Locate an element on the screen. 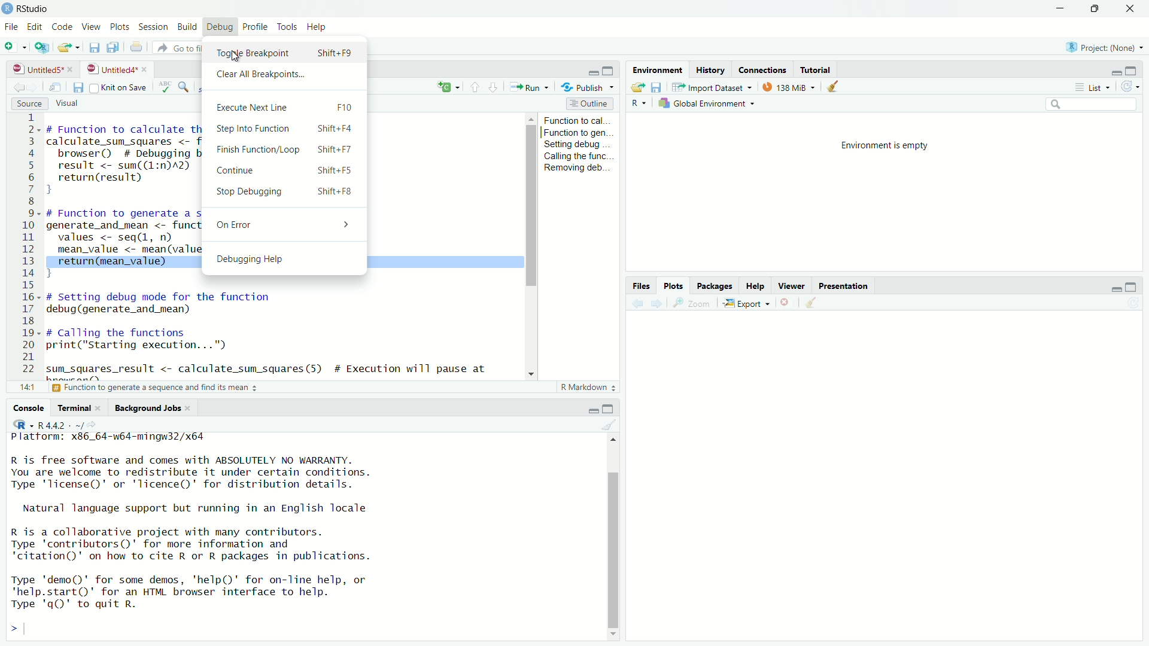 This screenshot has height=646, width=1149. session is located at coordinates (153, 26).